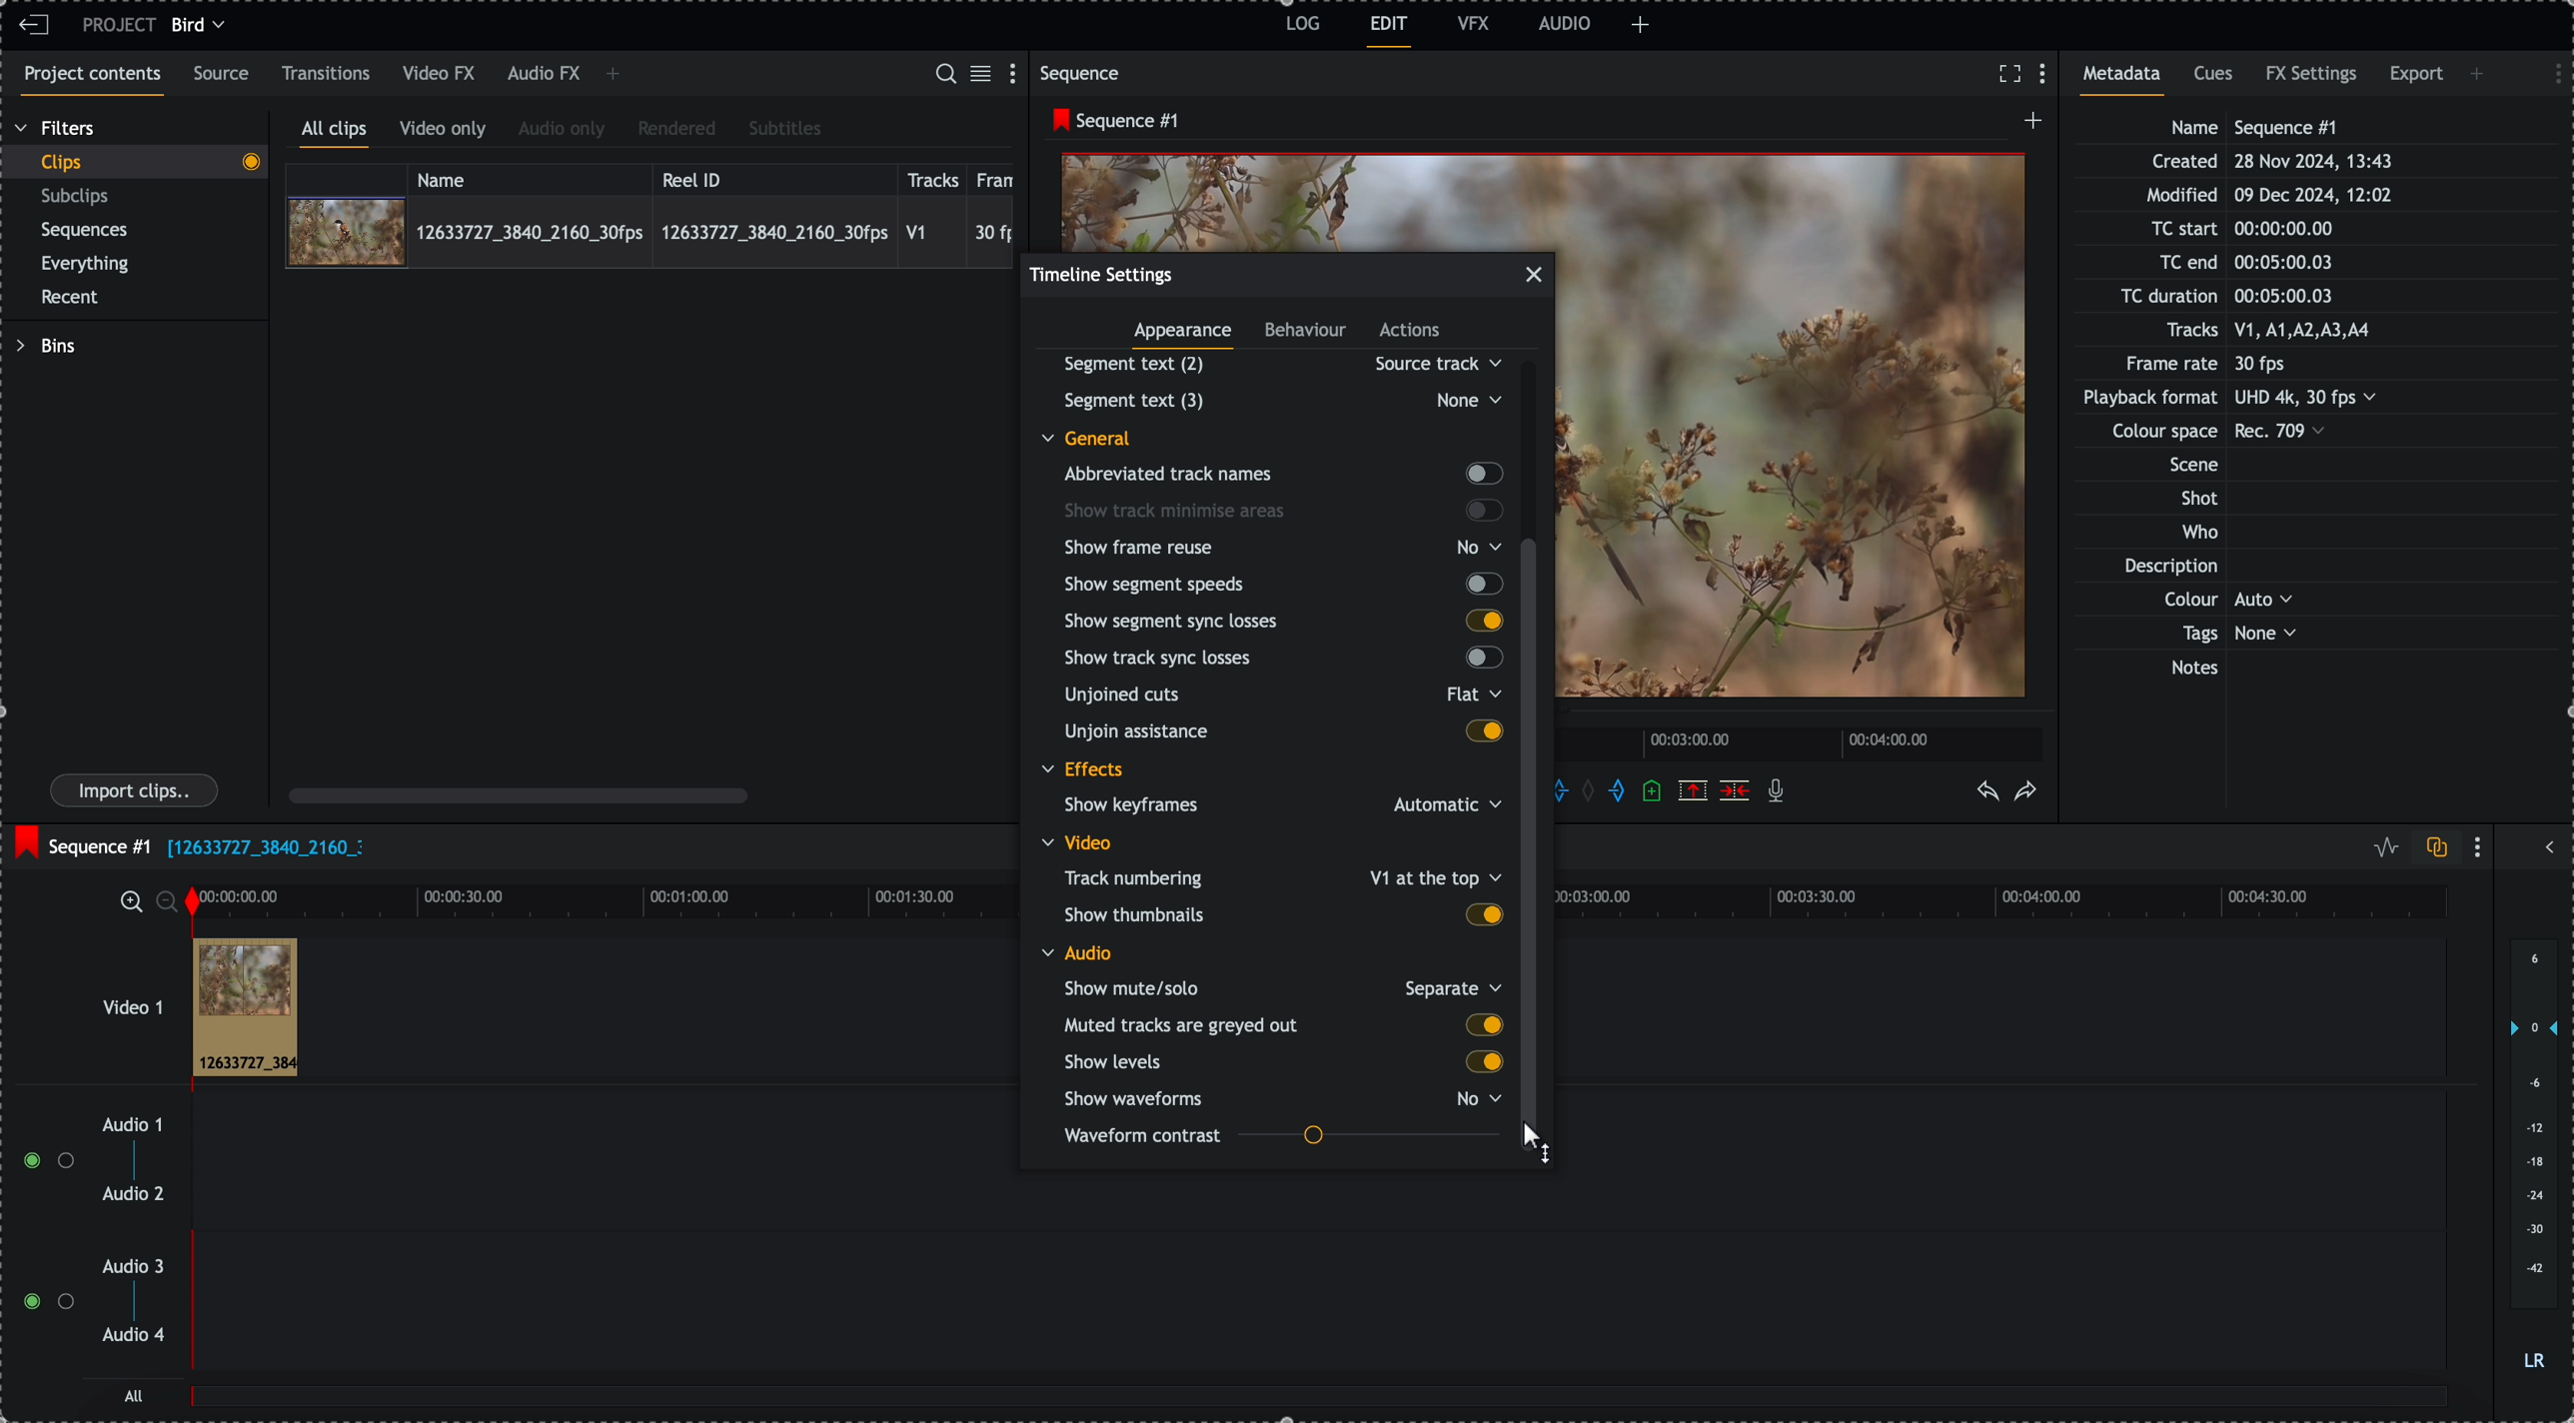 This screenshot has width=2574, height=1423. I want to click on video FX, so click(441, 74).